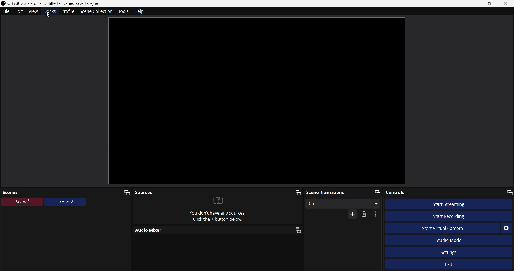 This screenshot has width=514, height=271. Describe the element at coordinates (295, 193) in the screenshot. I see `dock panel` at that location.